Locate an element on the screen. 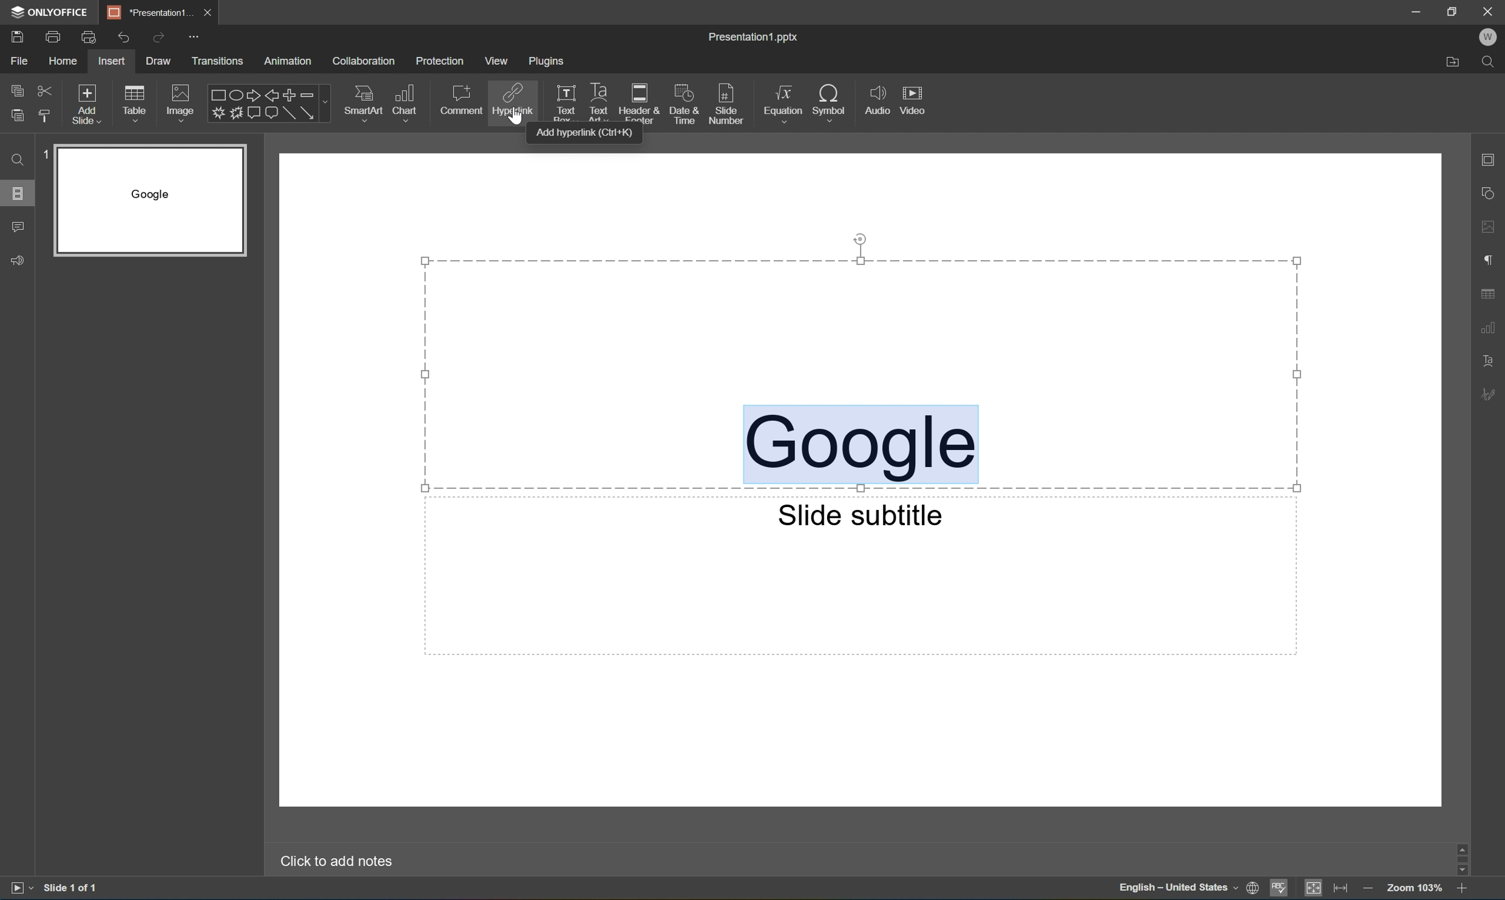 The width and height of the screenshot is (1505, 900). Slide 1 of 1 is located at coordinates (74, 888).